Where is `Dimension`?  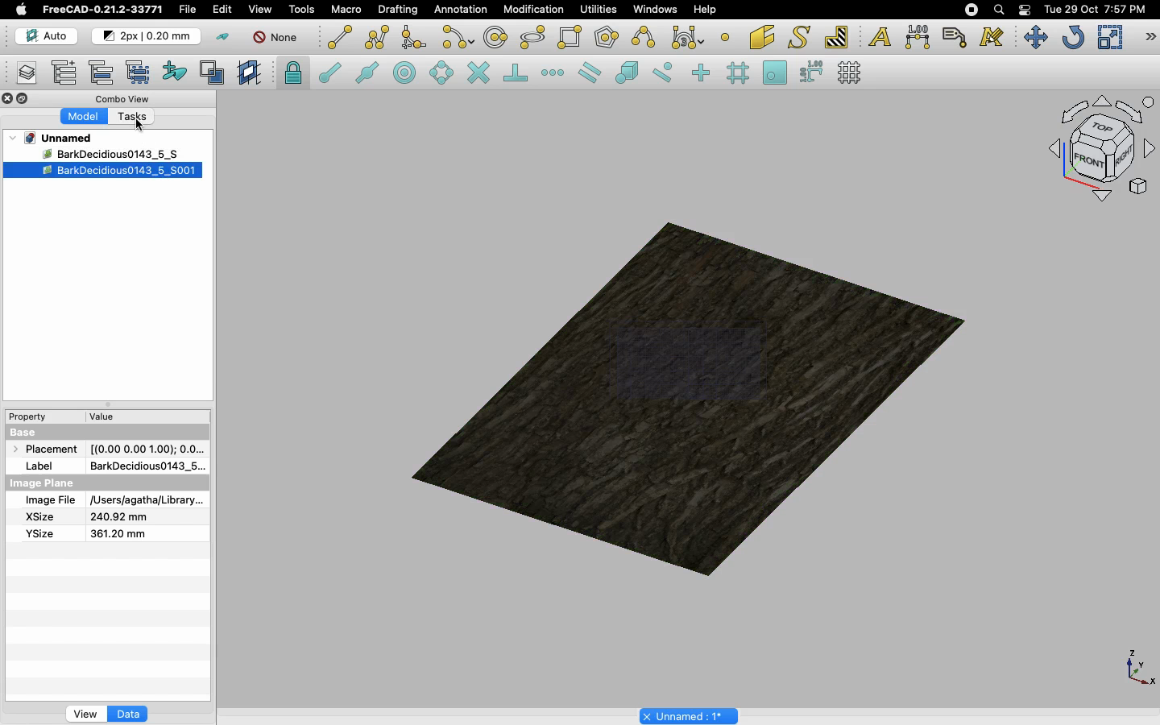 Dimension is located at coordinates (919, 37).